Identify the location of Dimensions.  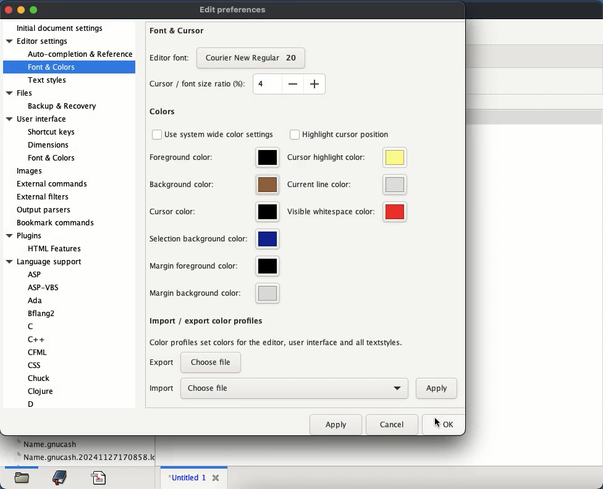
(48, 144).